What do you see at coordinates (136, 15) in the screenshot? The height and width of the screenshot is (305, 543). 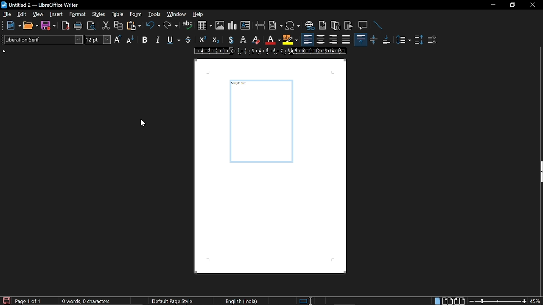 I see `form` at bounding box center [136, 15].